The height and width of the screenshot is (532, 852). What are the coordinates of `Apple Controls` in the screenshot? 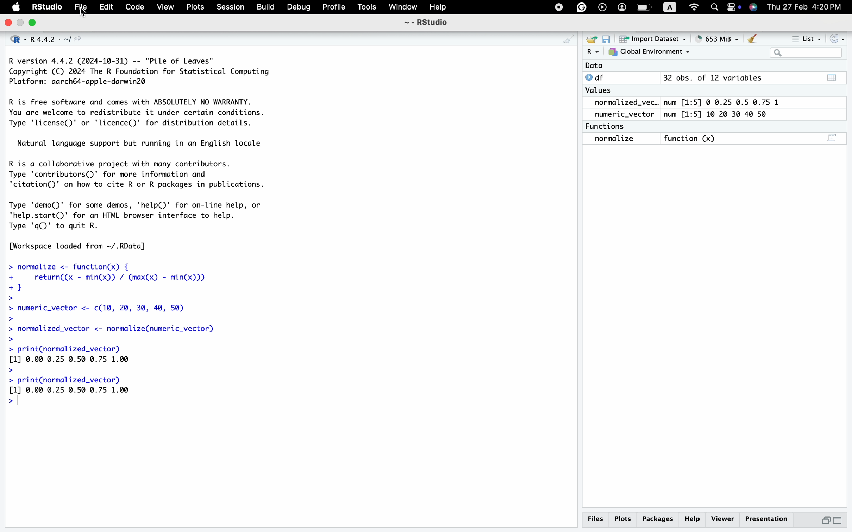 It's located at (653, 8).